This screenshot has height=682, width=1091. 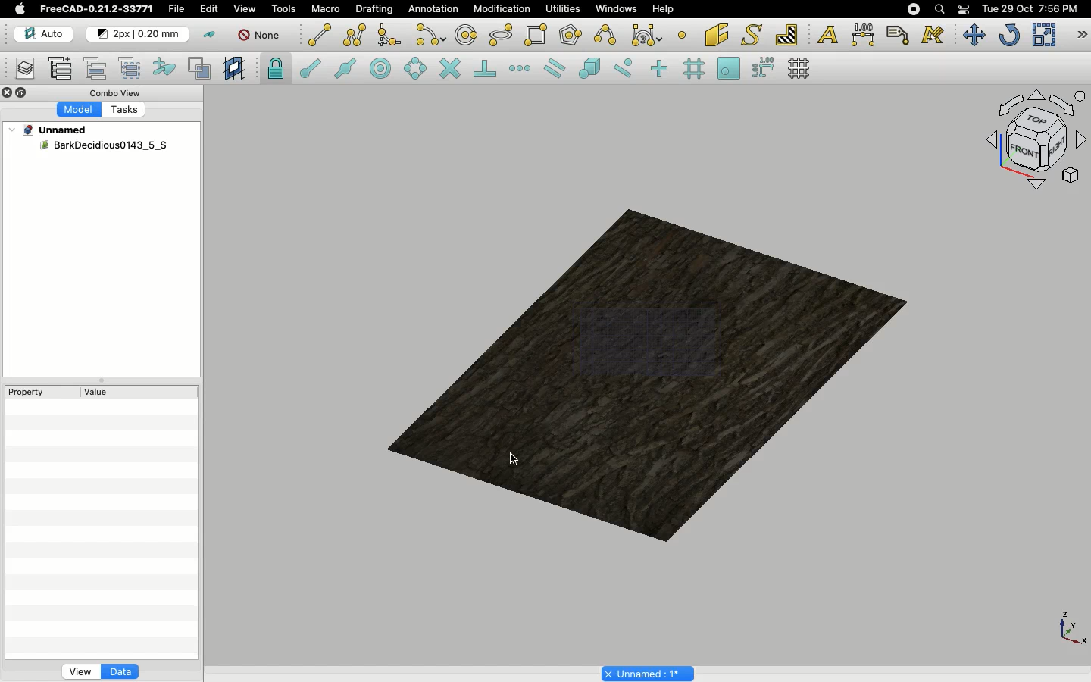 I want to click on Shape from text, so click(x=754, y=36).